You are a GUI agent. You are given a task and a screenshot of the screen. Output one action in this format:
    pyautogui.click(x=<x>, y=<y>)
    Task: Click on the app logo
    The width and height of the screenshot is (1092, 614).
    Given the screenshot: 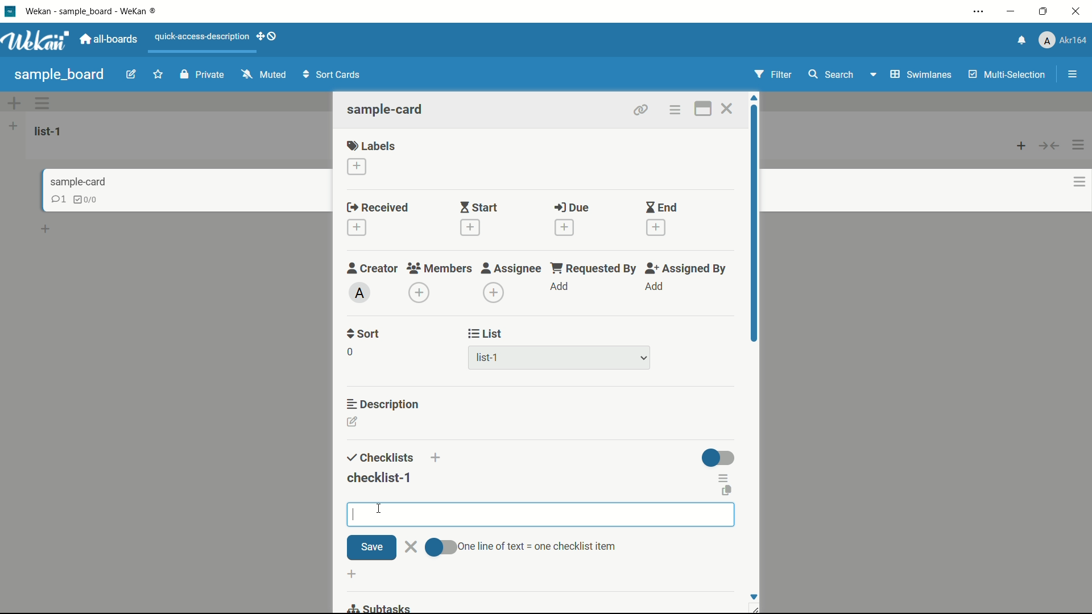 What is the action you would take?
    pyautogui.click(x=38, y=41)
    